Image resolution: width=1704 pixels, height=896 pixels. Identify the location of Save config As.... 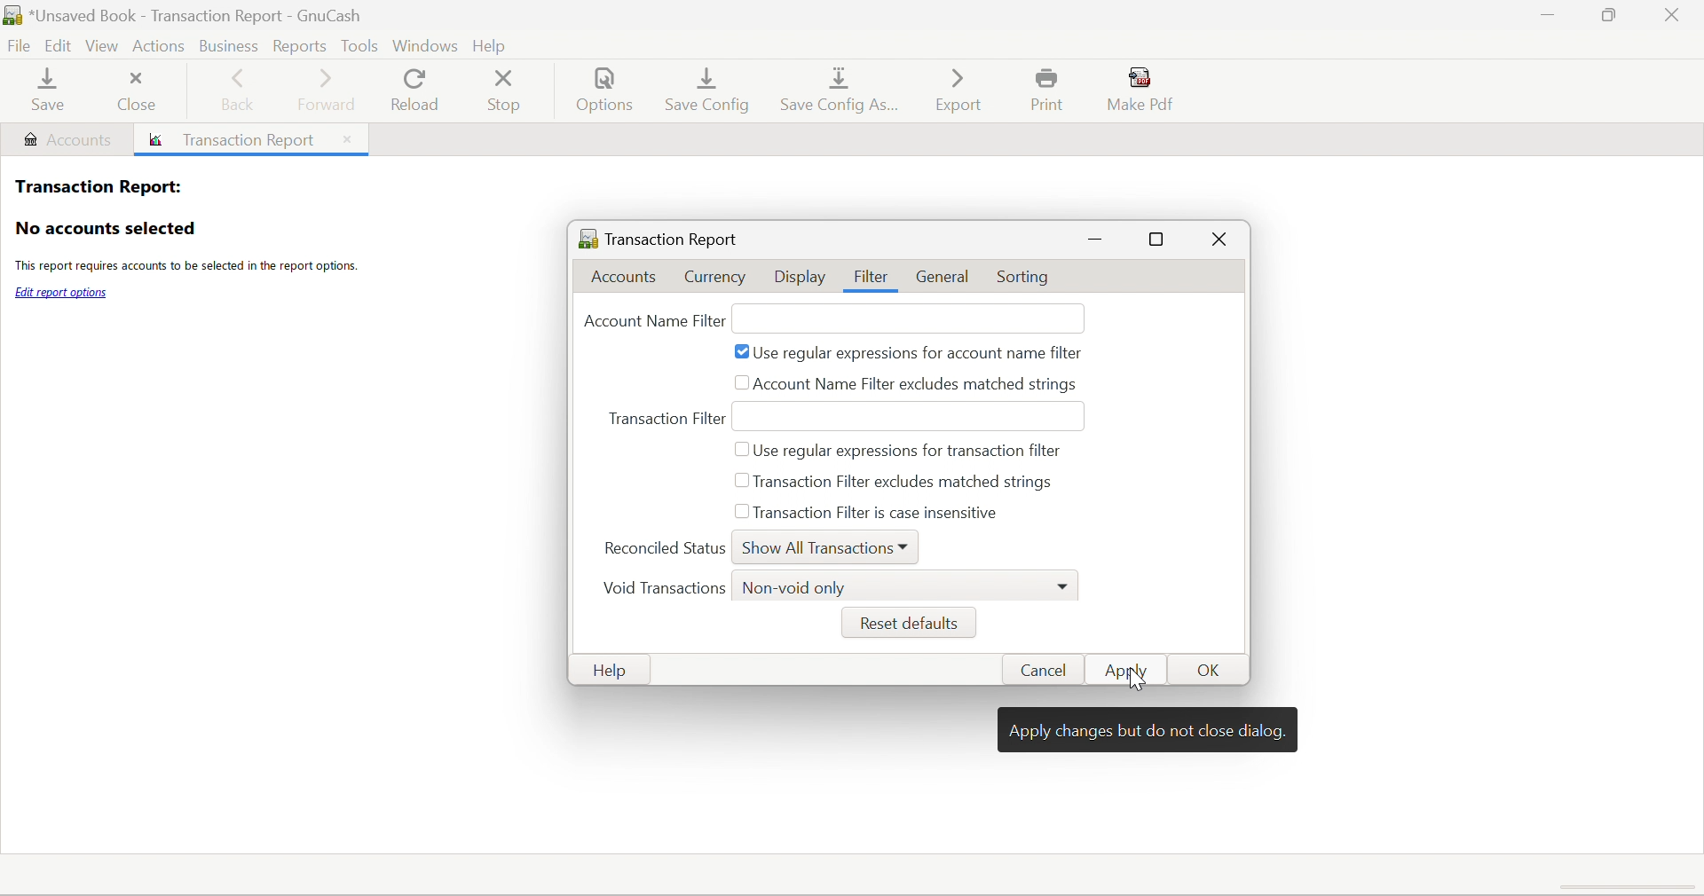
(843, 92).